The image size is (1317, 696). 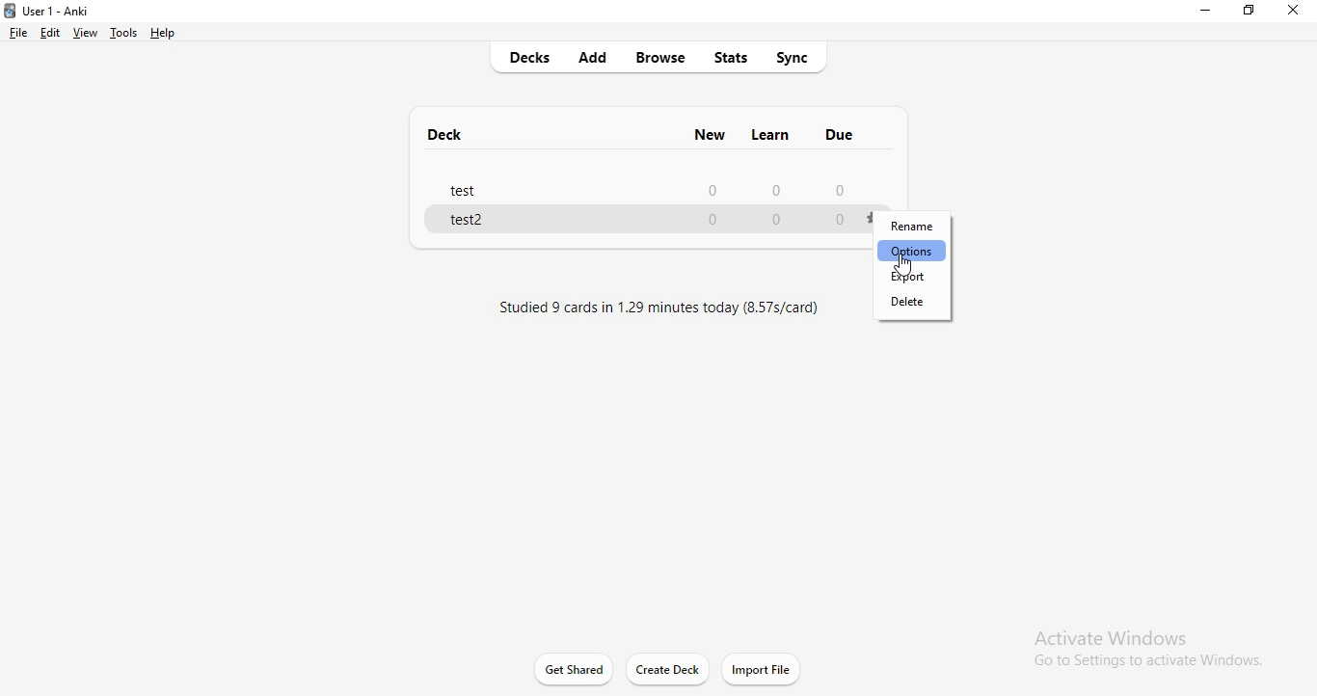 I want to click on get shared, so click(x=575, y=671).